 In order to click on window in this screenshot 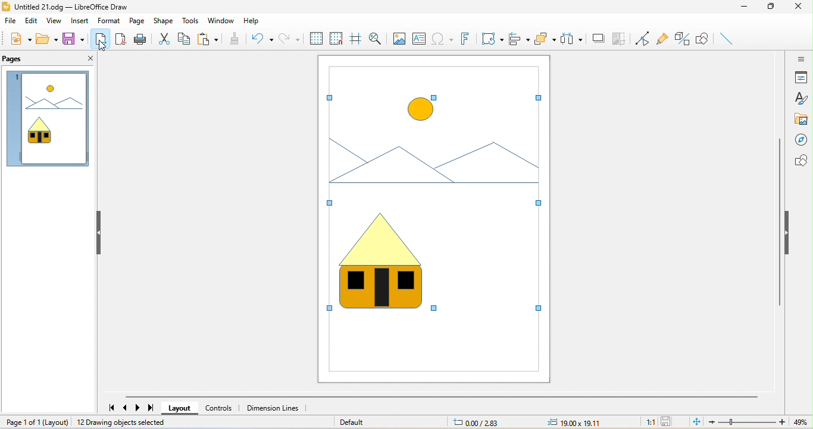, I will do `click(220, 21)`.